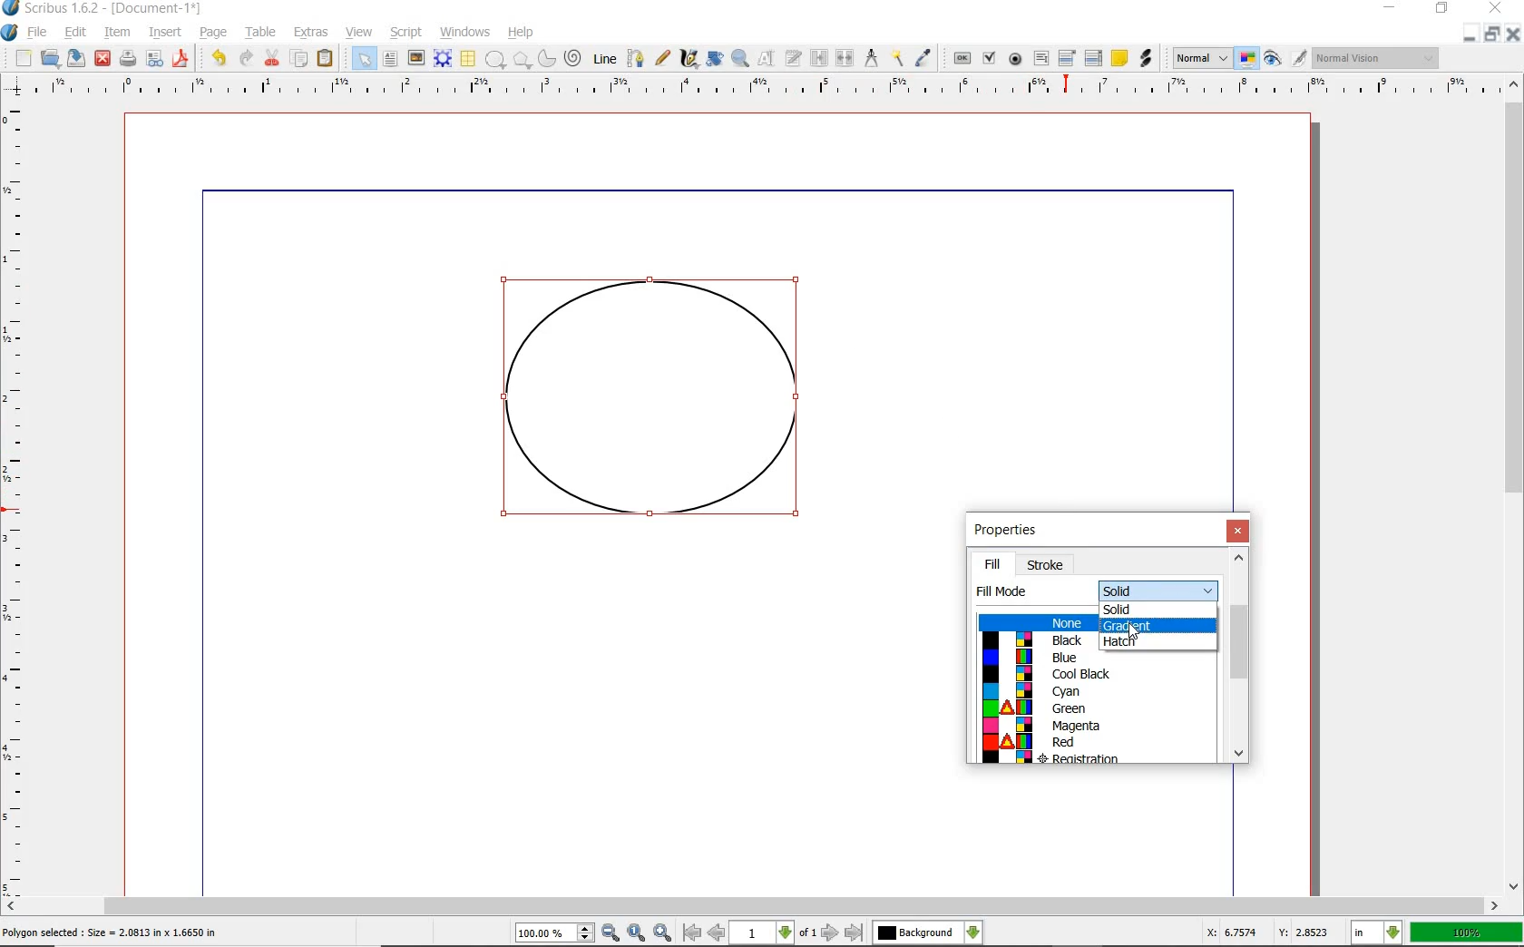 The image size is (1524, 947). I want to click on gradient, so click(1158, 625).